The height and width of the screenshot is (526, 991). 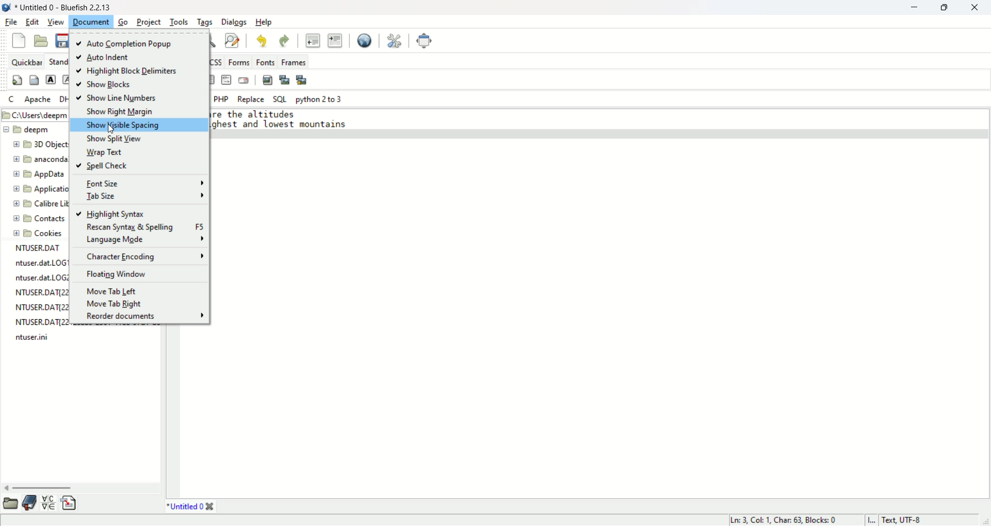 I want to click on redo, so click(x=285, y=40).